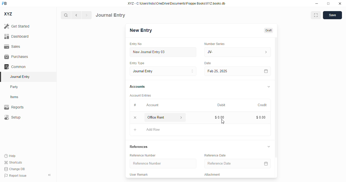 This screenshot has height=182, width=346. I want to click on number series information, so click(265, 52).